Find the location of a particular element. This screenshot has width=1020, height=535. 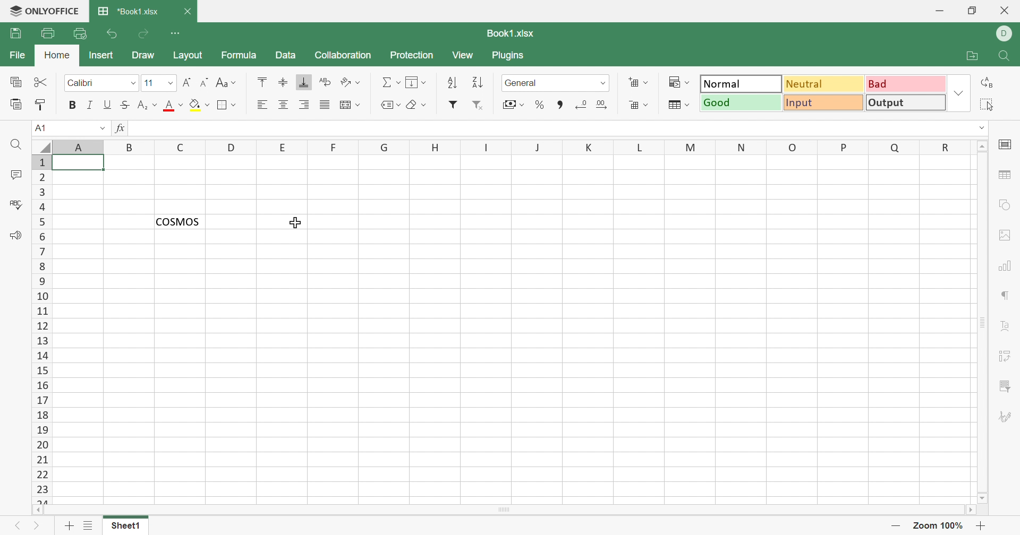

Scroll bar is located at coordinates (983, 322).